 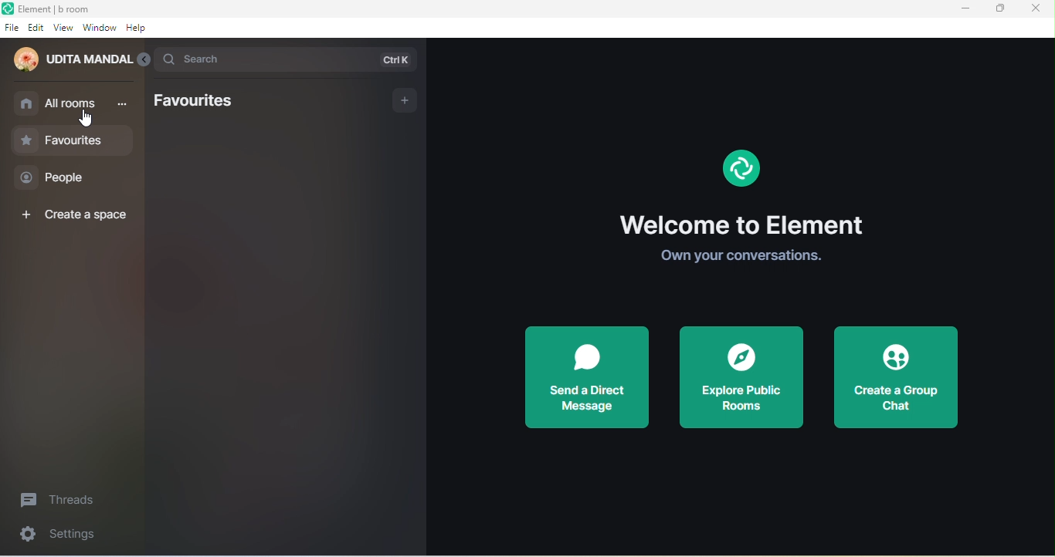 What do you see at coordinates (73, 140) in the screenshot?
I see `favourites` at bounding box center [73, 140].